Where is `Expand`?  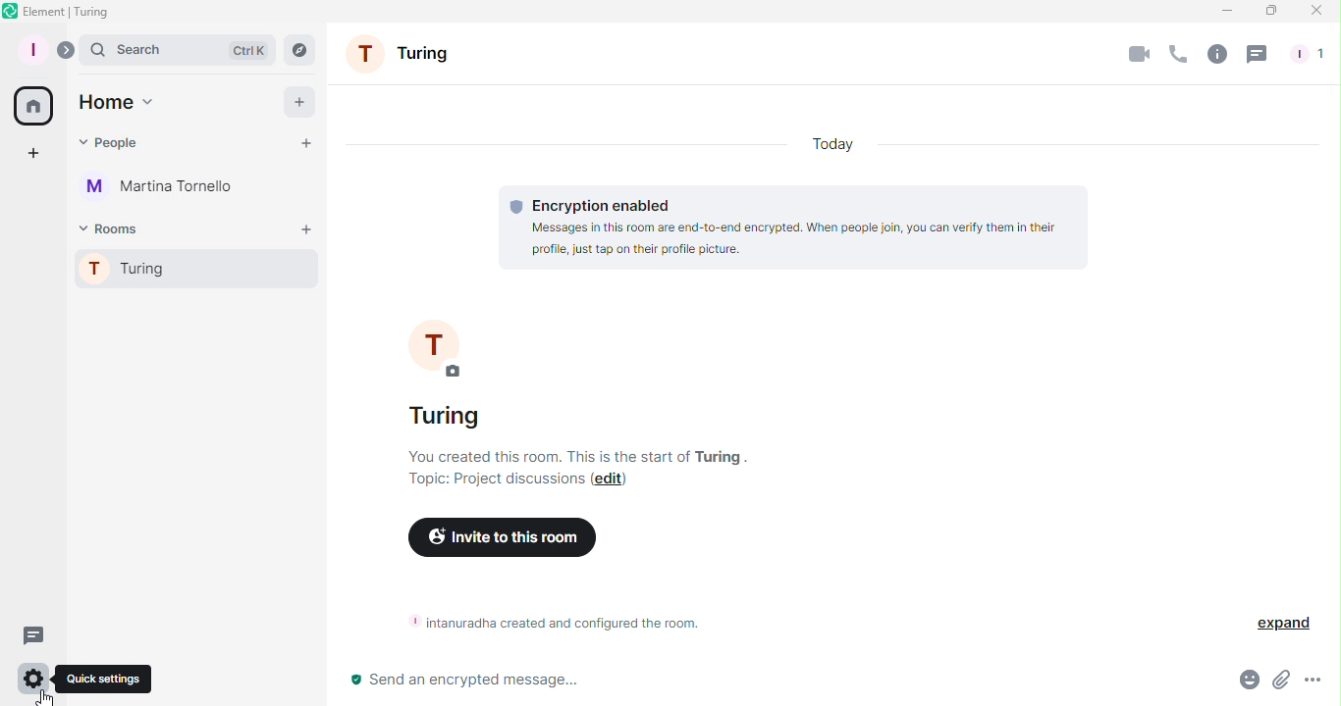
Expand is located at coordinates (1284, 624).